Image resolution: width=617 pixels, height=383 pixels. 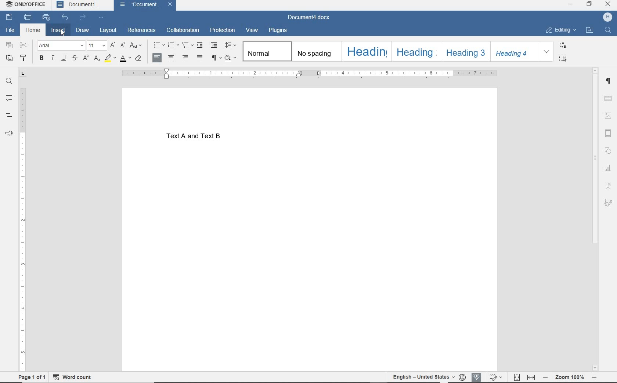 What do you see at coordinates (608, 203) in the screenshot?
I see `sign` at bounding box center [608, 203].